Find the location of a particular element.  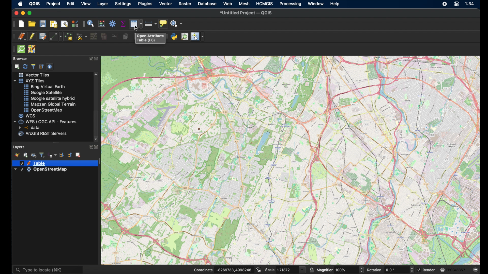

openstreetmap is located at coordinates (290, 161).